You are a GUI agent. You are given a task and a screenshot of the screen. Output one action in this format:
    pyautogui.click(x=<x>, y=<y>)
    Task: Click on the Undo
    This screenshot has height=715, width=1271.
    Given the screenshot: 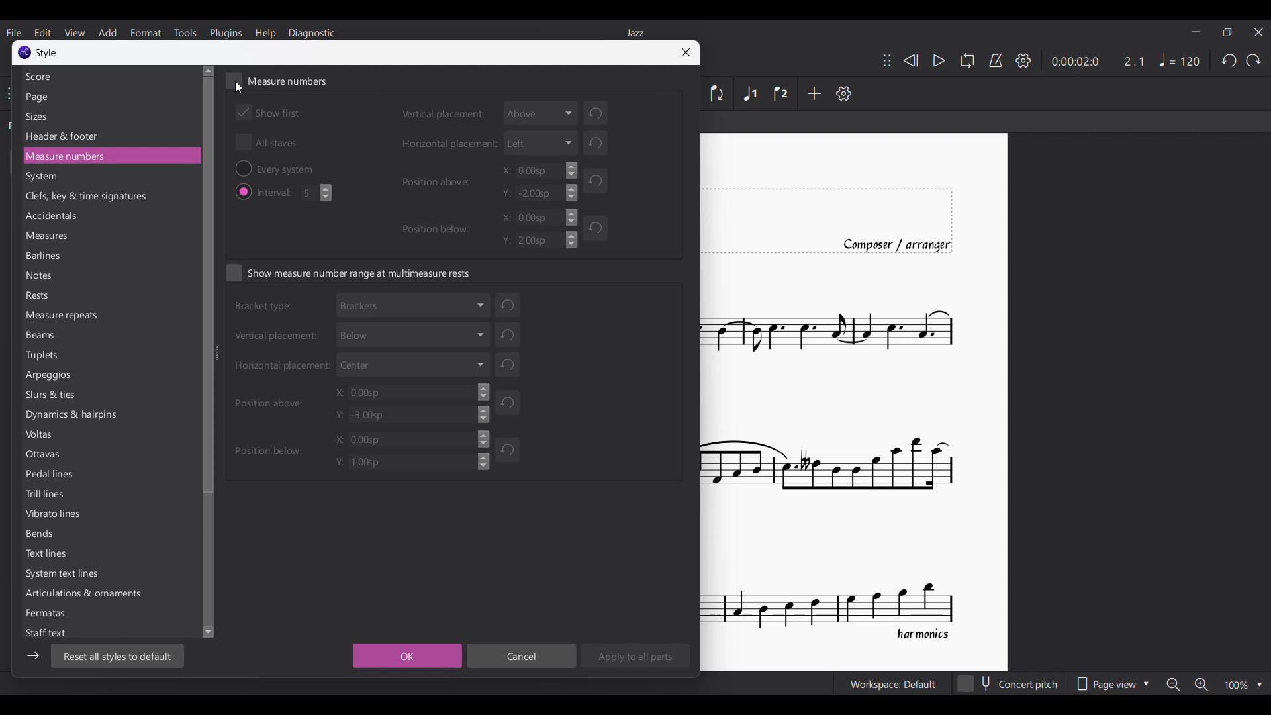 What is the action you would take?
    pyautogui.click(x=1229, y=60)
    